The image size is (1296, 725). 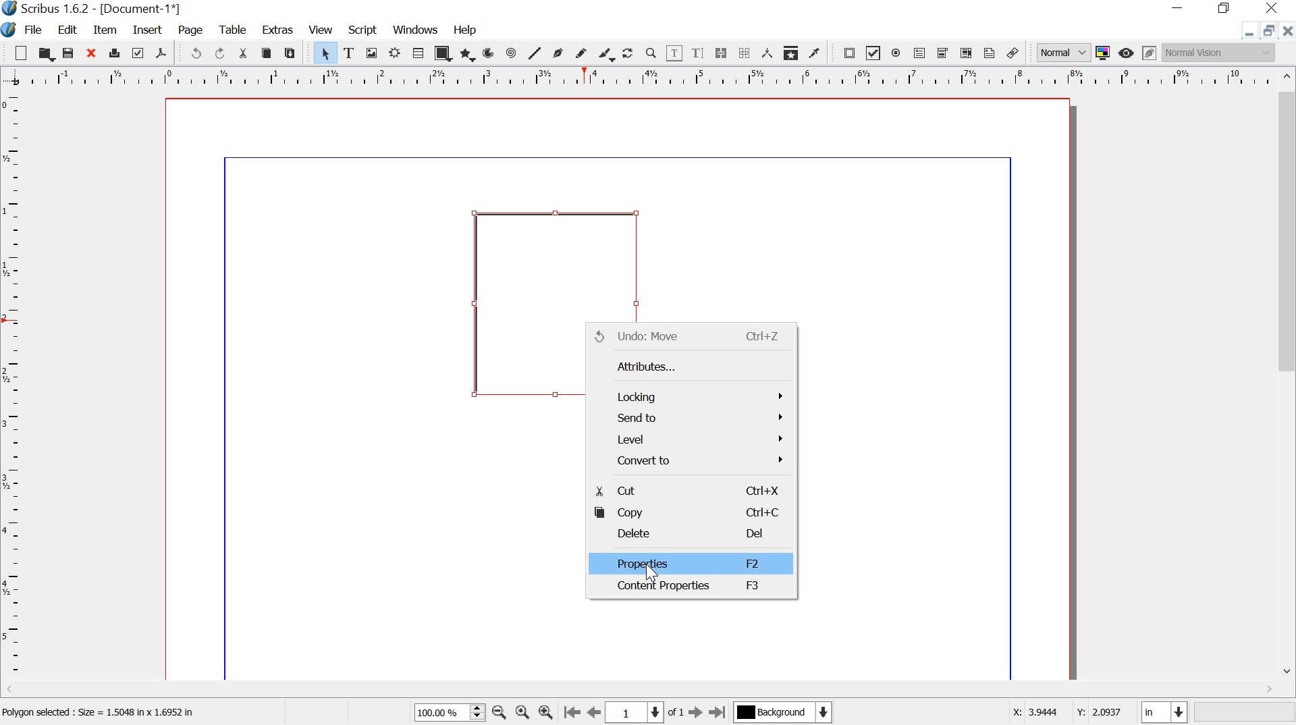 What do you see at coordinates (522, 712) in the screenshot?
I see `zoom to` at bounding box center [522, 712].